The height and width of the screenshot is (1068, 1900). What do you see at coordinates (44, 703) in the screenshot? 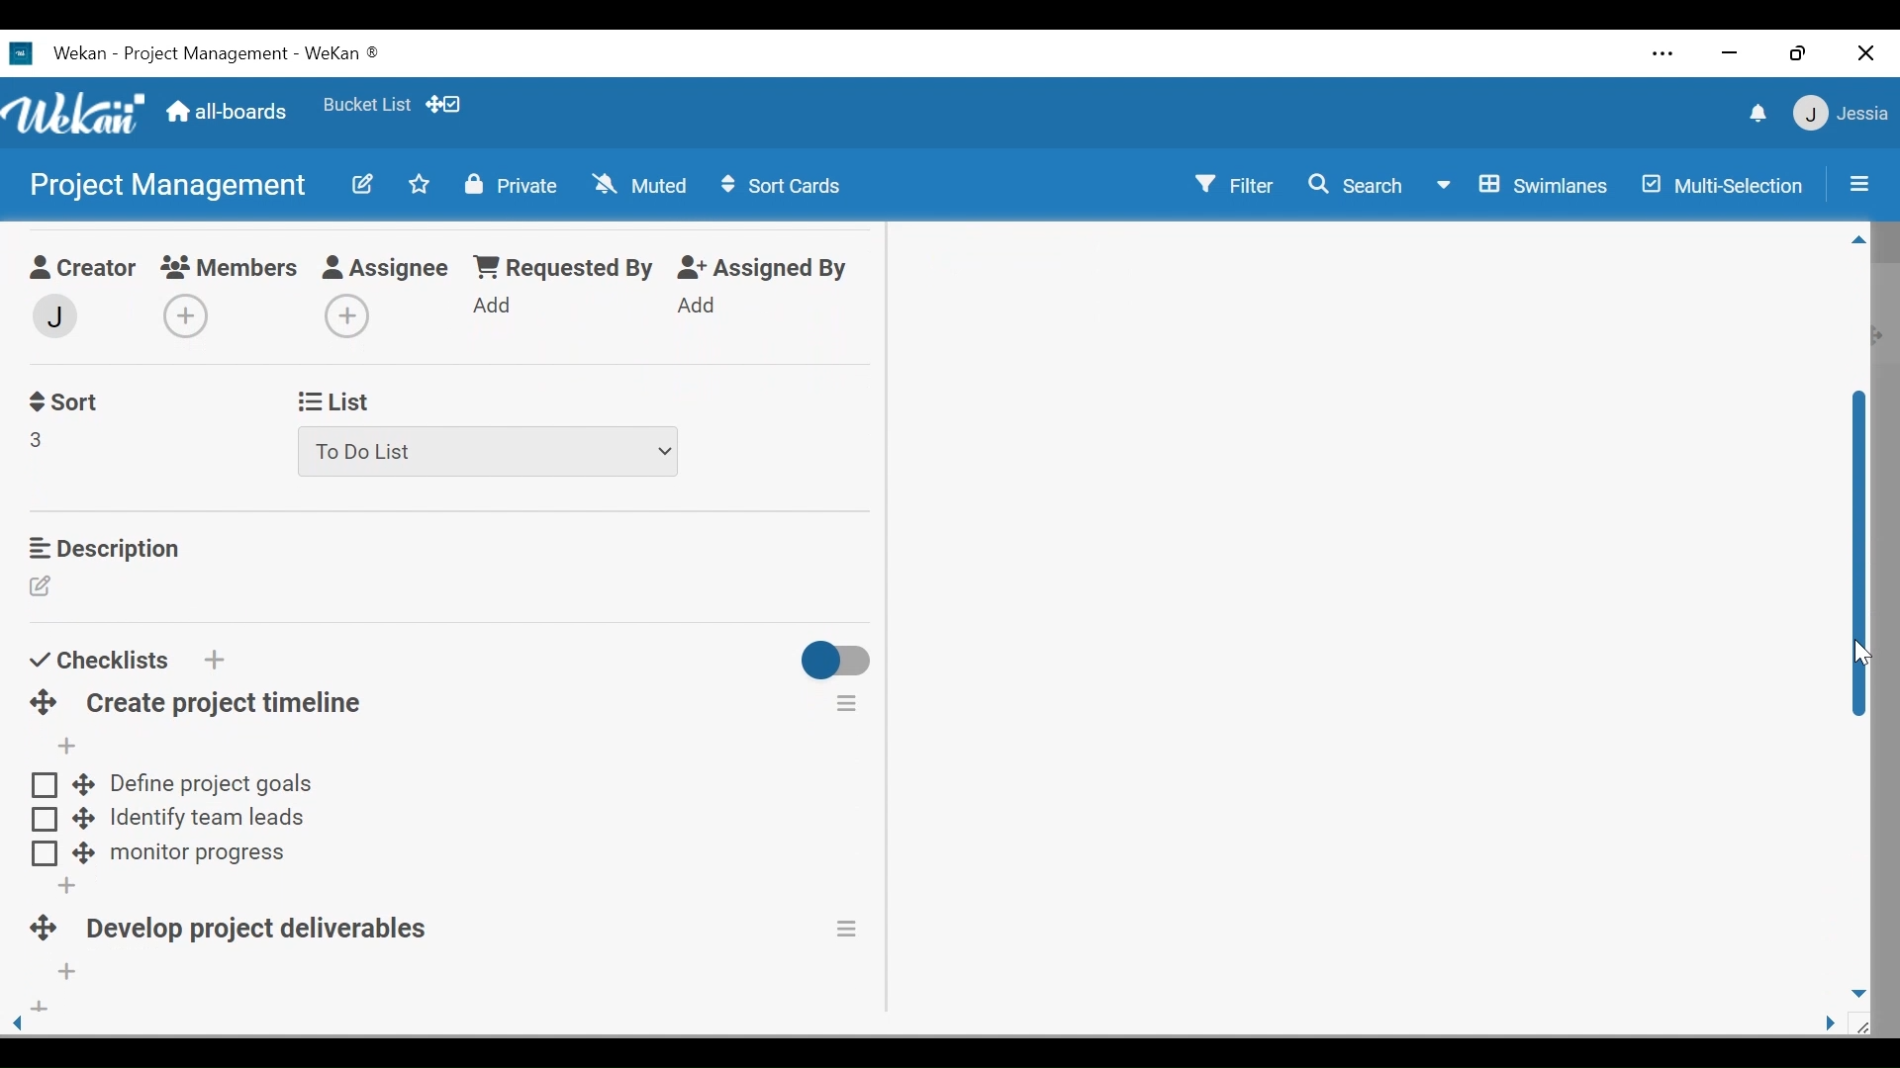
I see `Desktop drag handles` at bounding box center [44, 703].